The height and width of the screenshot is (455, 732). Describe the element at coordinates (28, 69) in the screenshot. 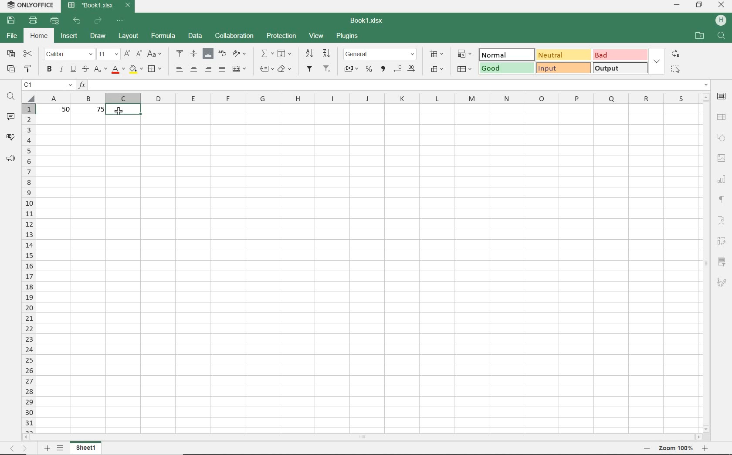

I see `copy style` at that location.